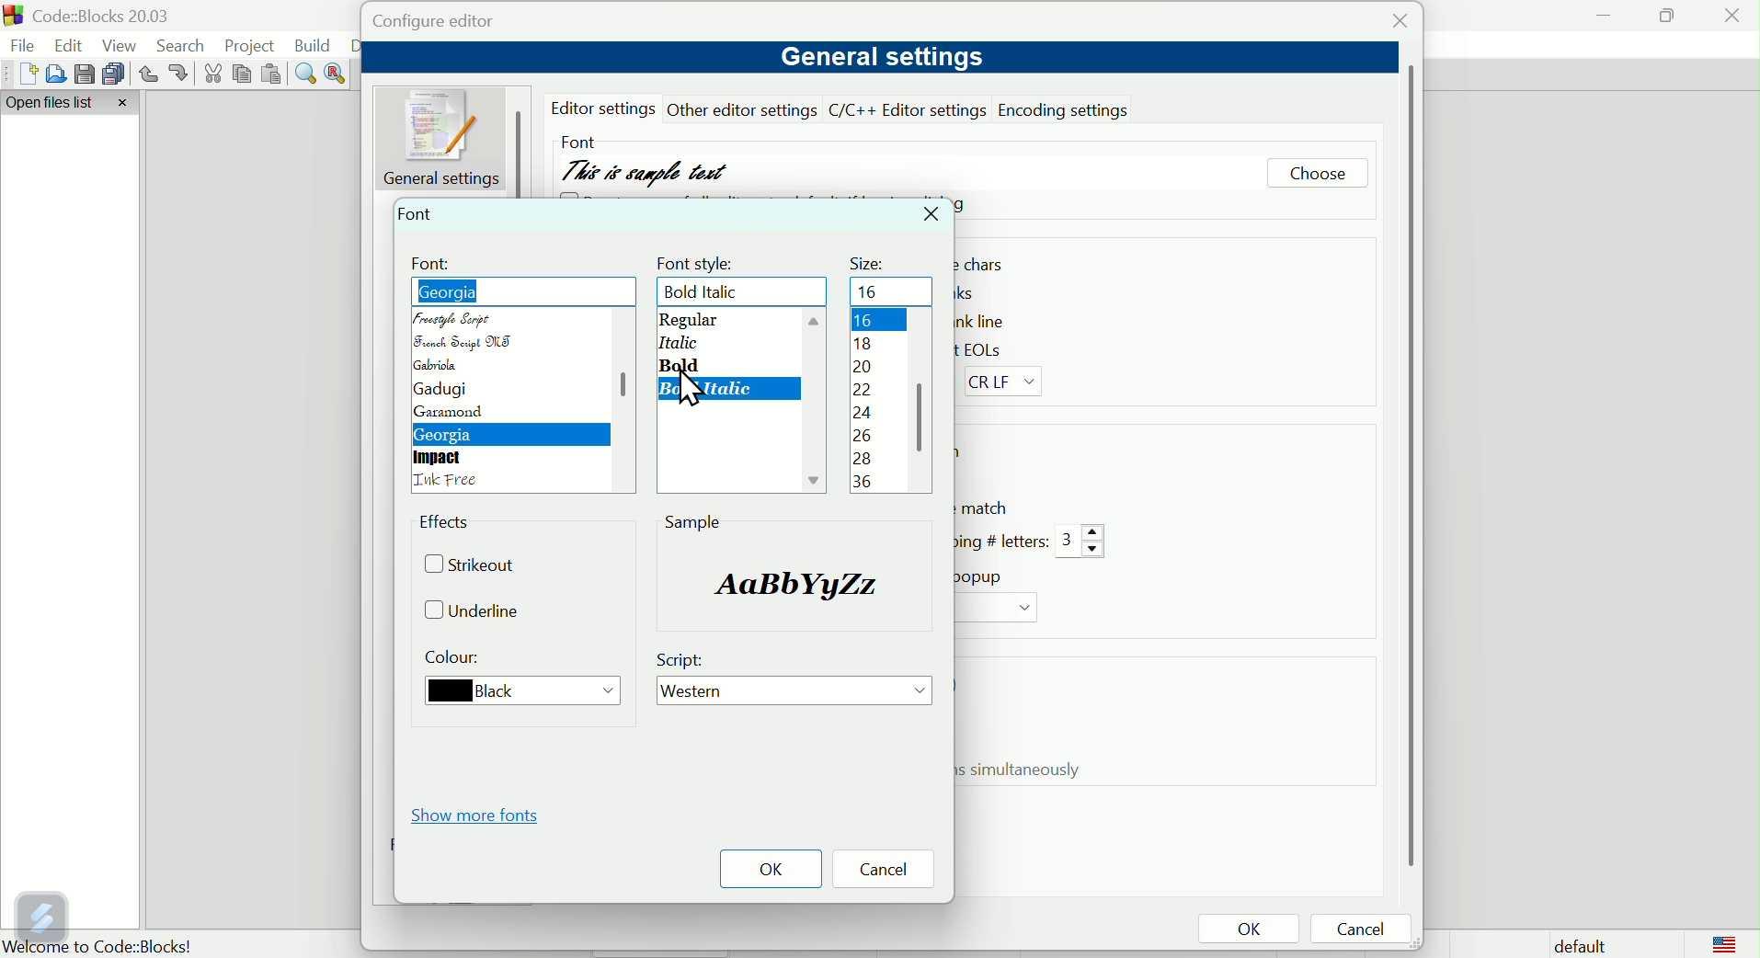 This screenshot has width=1760, height=958. Describe the element at coordinates (995, 610) in the screenshot. I see `Drop down` at that location.